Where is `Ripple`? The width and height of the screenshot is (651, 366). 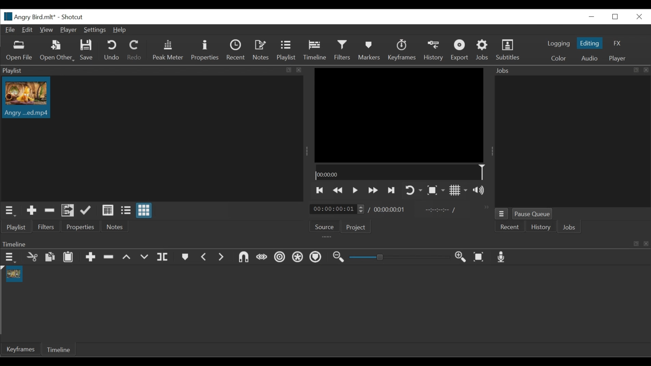
Ripple is located at coordinates (280, 258).